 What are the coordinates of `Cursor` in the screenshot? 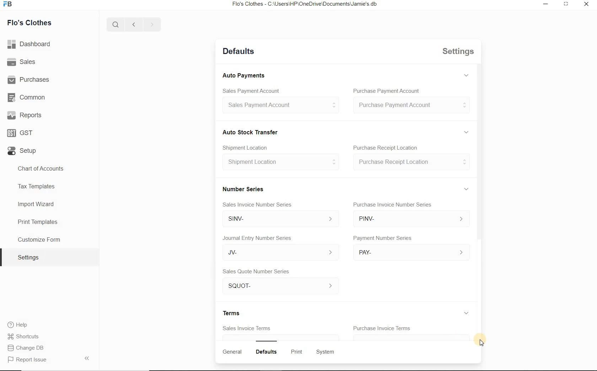 It's located at (479, 343).